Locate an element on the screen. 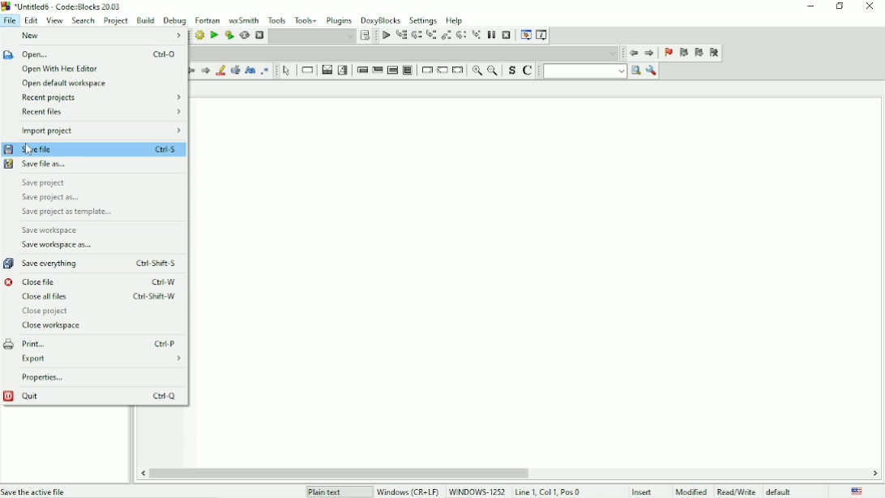 The image size is (885, 498). Run search is located at coordinates (592, 71).